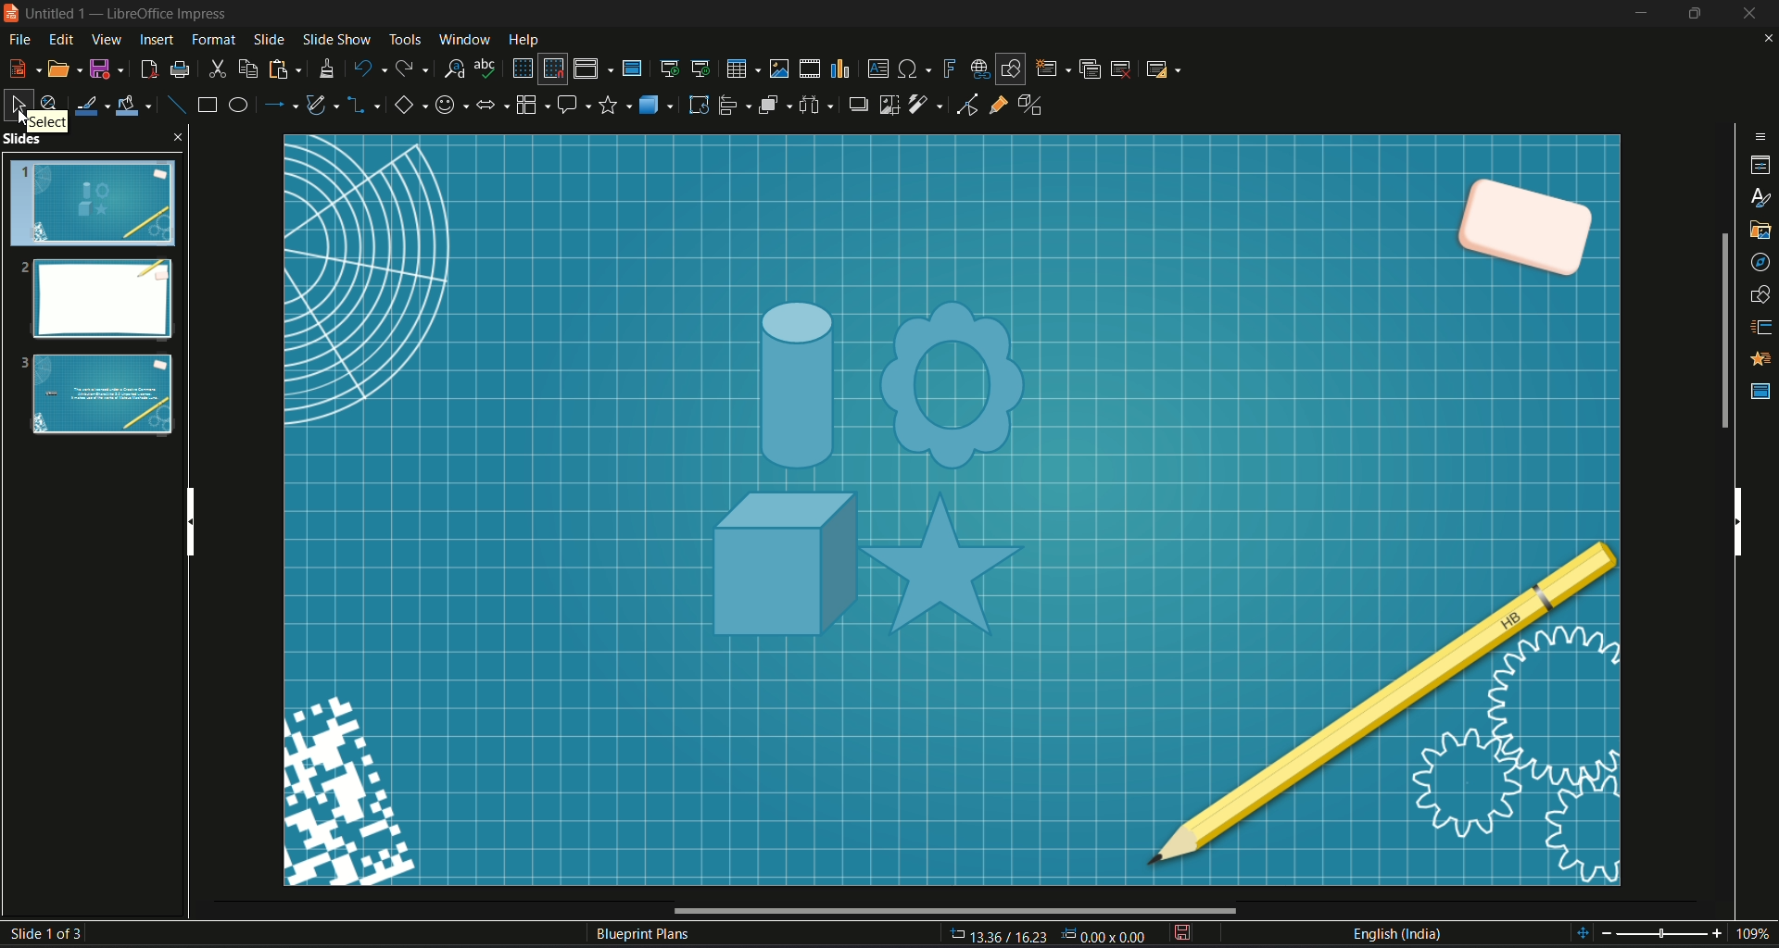  Describe the element at coordinates (91, 106) in the screenshot. I see `line color` at that location.